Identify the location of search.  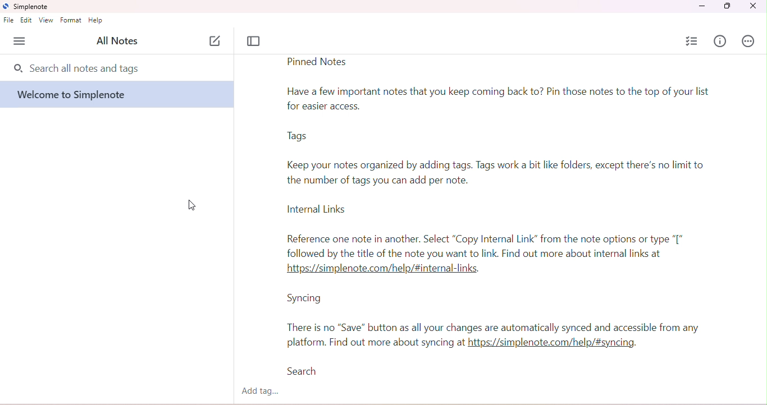
(307, 372).